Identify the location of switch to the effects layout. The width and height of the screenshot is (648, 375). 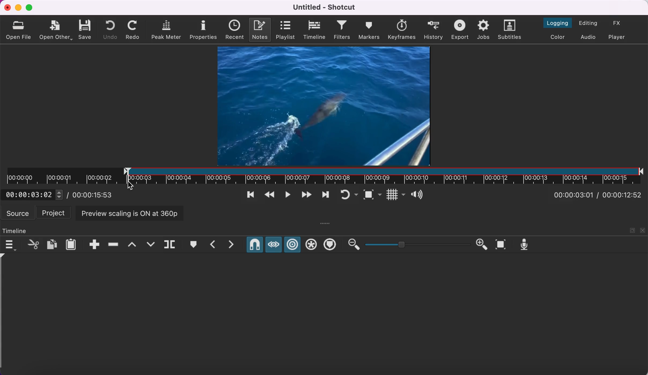
(618, 24).